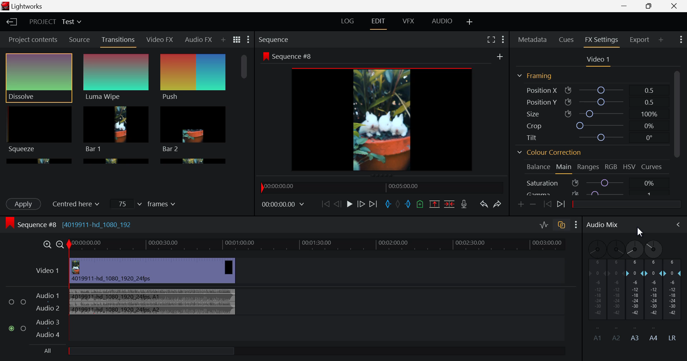 The image size is (687, 361). I want to click on Audio FX, so click(198, 41).